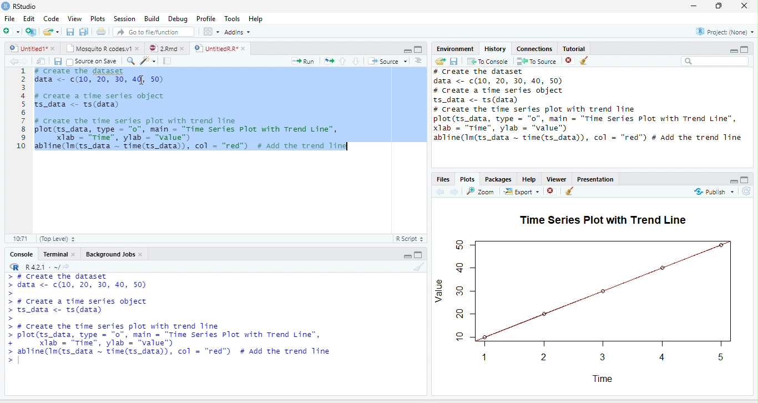 This screenshot has width=758, height=403. I want to click on Project: (None), so click(724, 32).